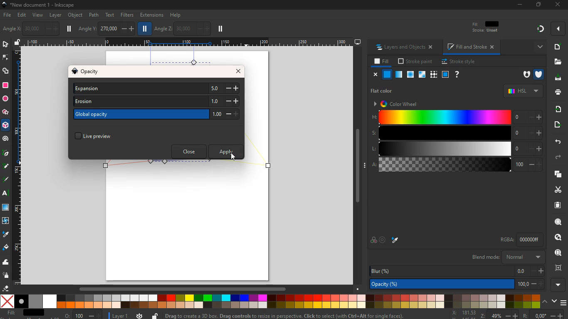  Describe the element at coordinates (55, 15) in the screenshot. I see `layer` at that location.